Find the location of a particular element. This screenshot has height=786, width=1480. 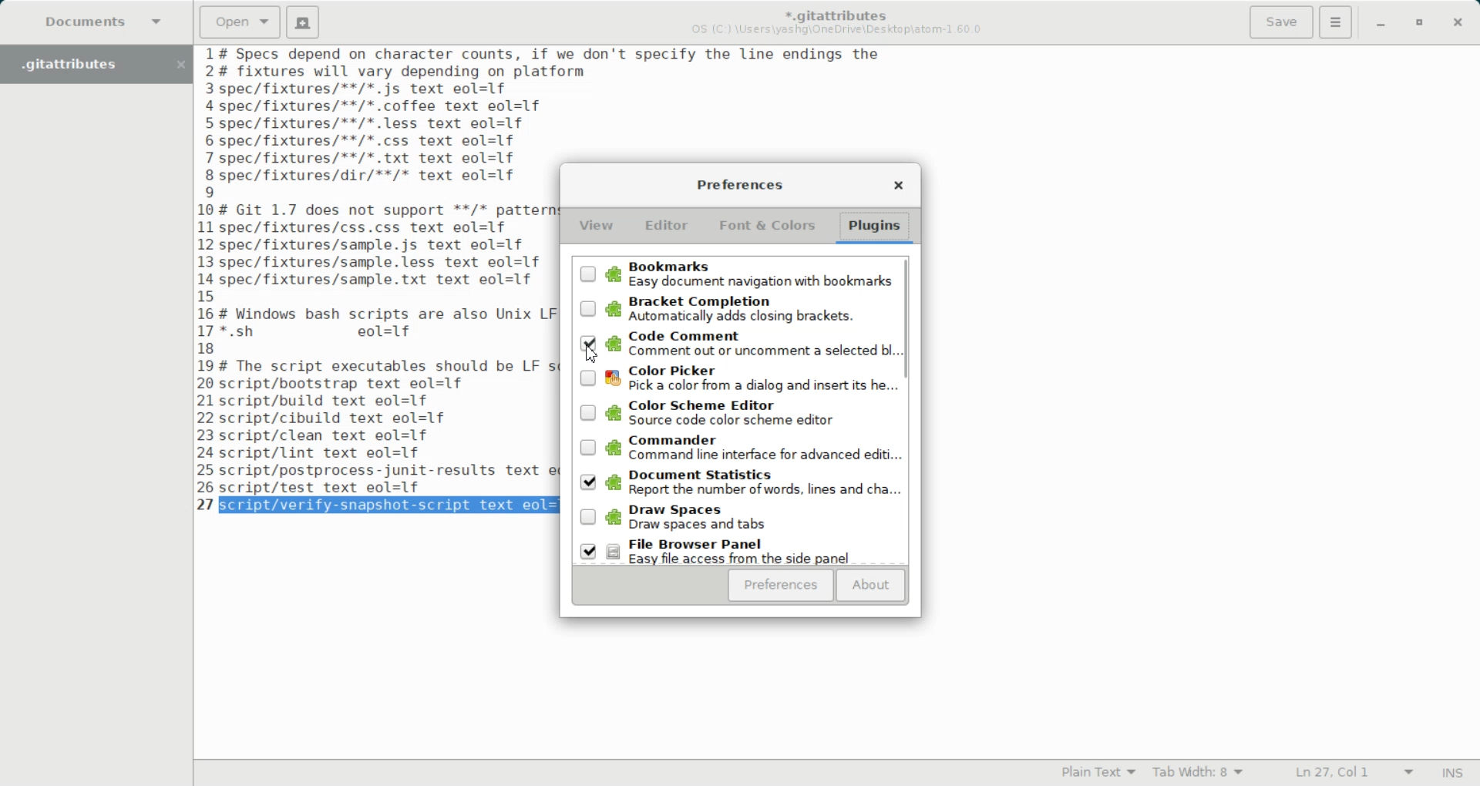

Document Statistics: Report the number of words, lines and cha.. is located at coordinates (735, 483).